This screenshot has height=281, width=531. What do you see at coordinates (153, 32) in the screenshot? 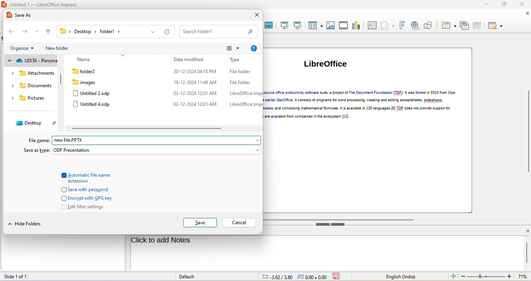
I see `previous location` at bounding box center [153, 32].